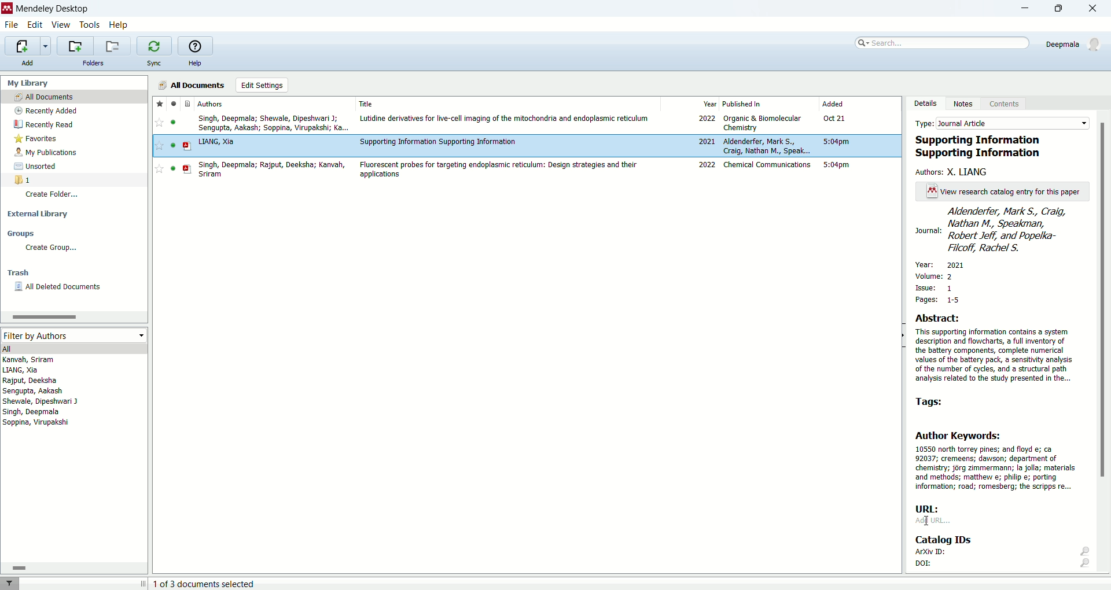 This screenshot has height=590, width=1111. What do you see at coordinates (708, 164) in the screenshot?
I see `2022` at bounding box center [708, 164].